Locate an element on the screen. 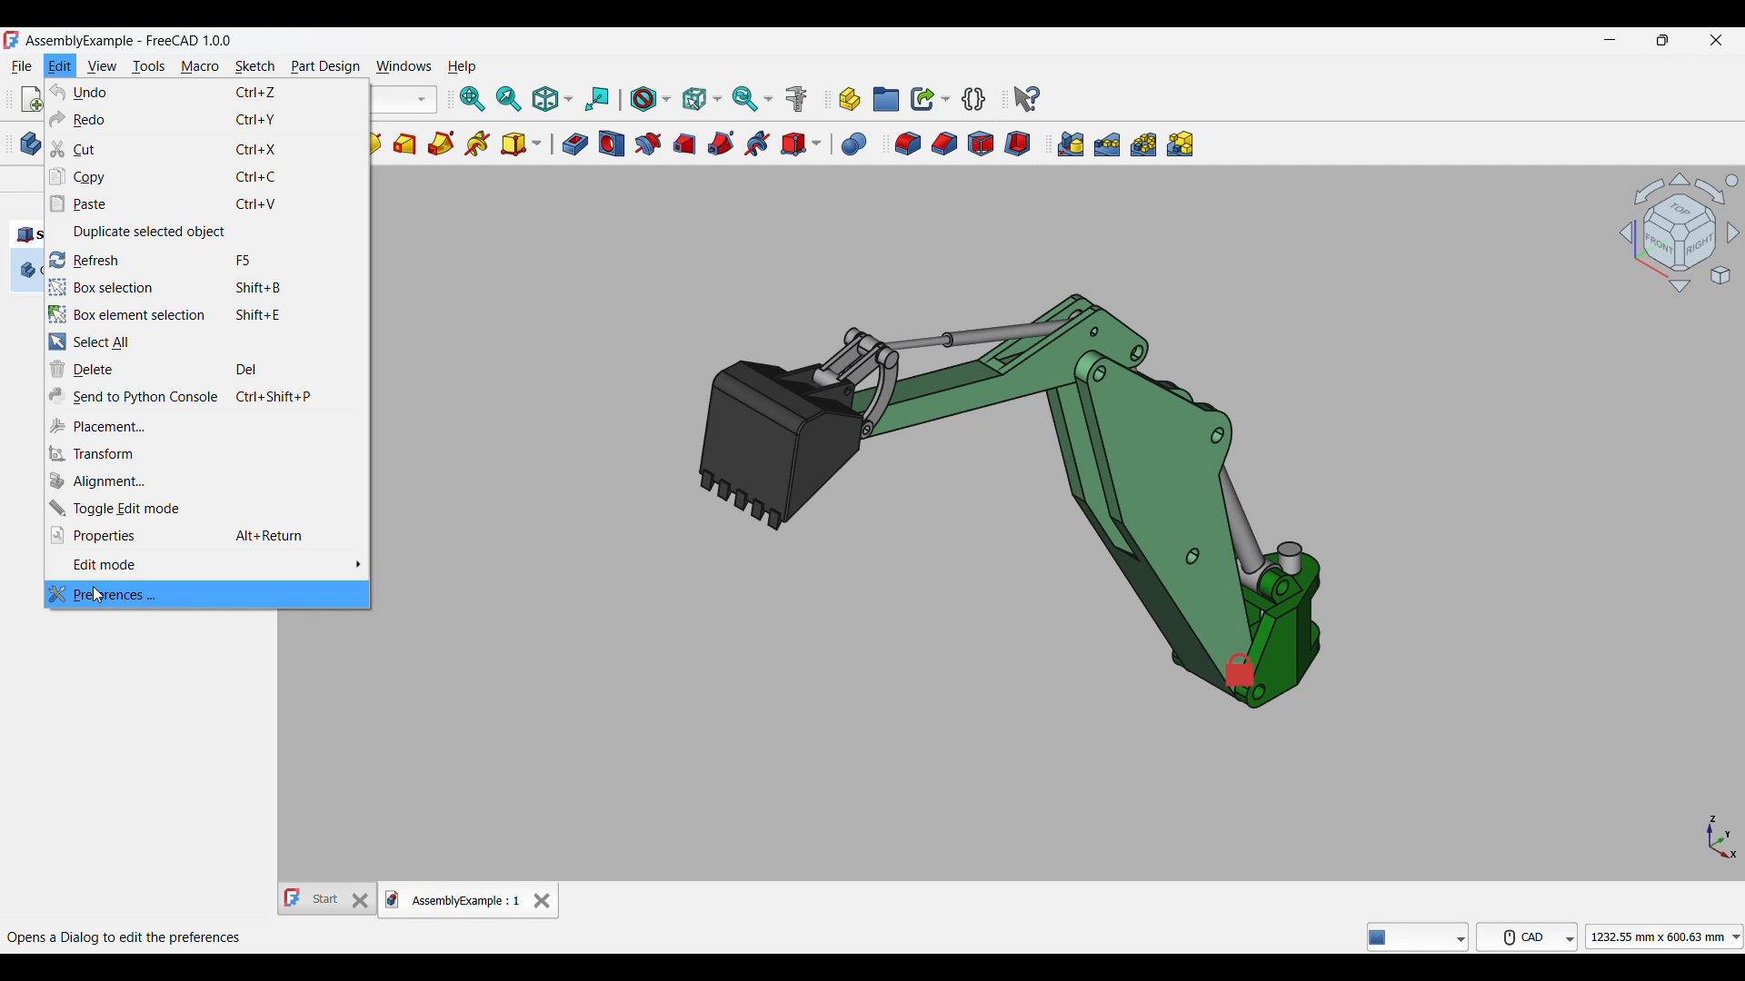 The height and width of the screenshot is (981, 1745). AssemblyExample - FreeCAD 1.0.0 is located at coordinates (129, 41).